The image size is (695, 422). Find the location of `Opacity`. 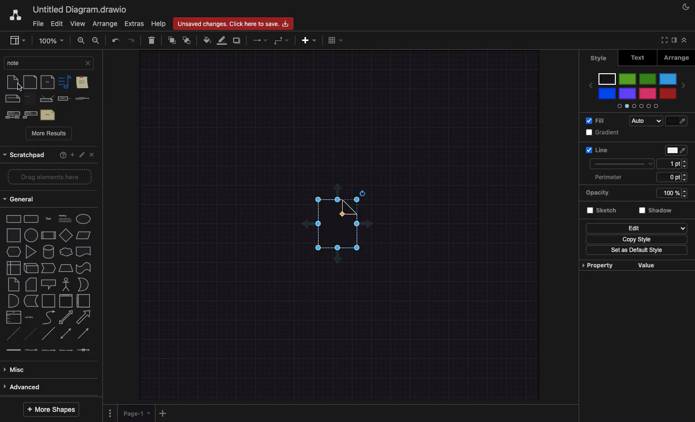

Opacity is located at coordinates (601, 193).